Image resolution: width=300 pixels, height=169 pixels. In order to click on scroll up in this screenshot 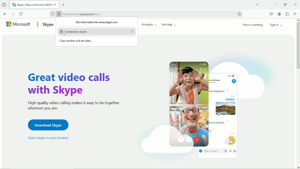, I will do `click(298, 20)`.